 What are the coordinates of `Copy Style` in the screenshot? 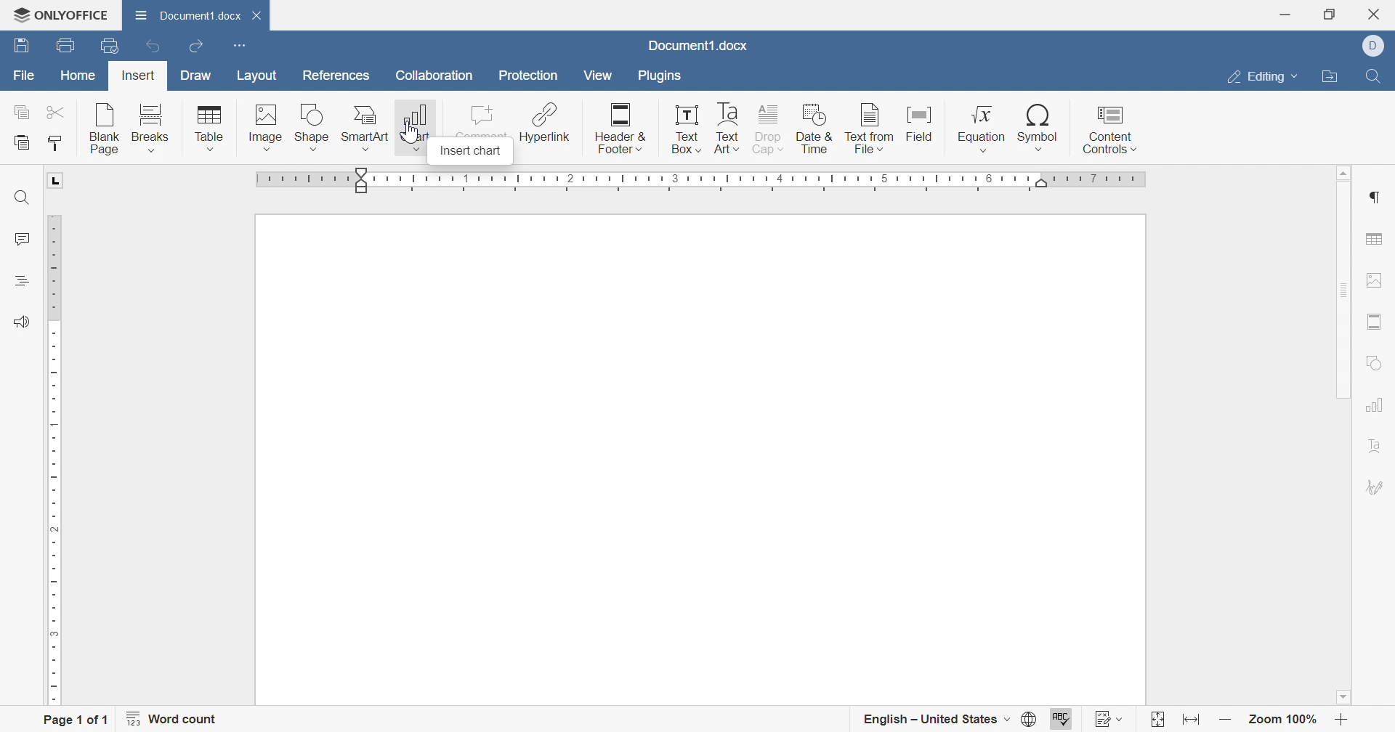 It's located at (56, 147).